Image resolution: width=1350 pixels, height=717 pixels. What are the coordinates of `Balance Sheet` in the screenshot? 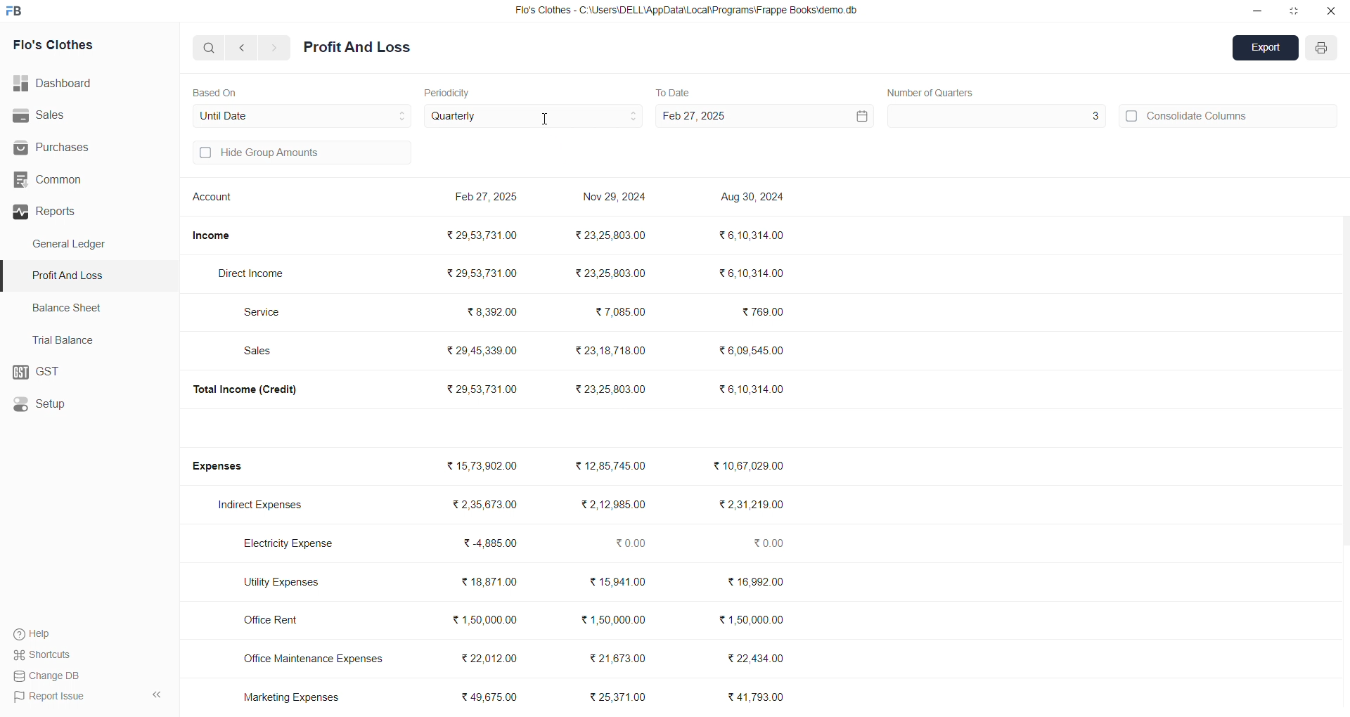 It's located at (69, 306).